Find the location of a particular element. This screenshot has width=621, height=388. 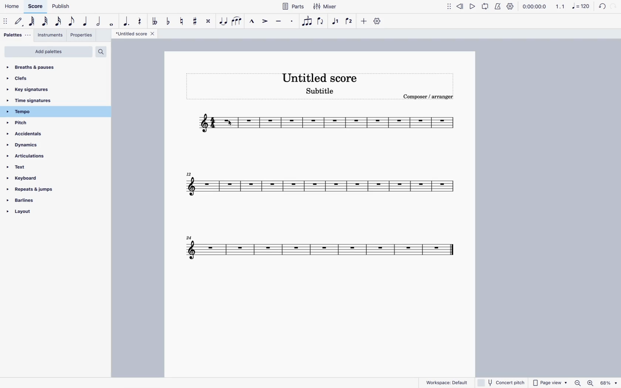

tuplet is located at coordinates (306, 21).